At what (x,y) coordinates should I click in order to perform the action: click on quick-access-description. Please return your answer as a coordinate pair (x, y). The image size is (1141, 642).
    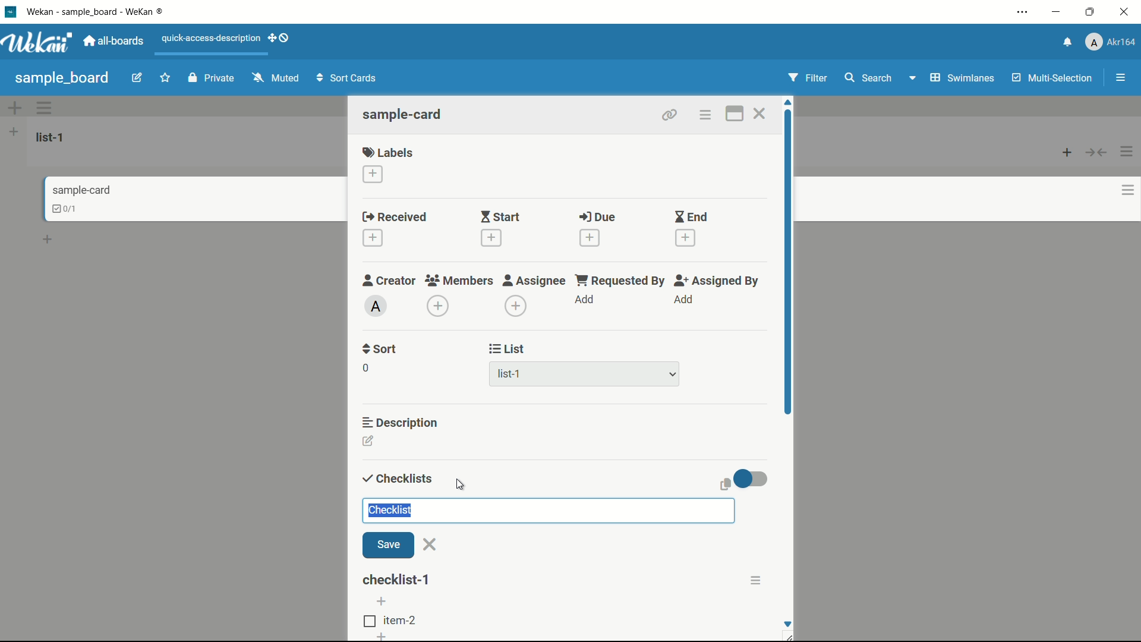
    Looking at the image, I should click on (212, 38).